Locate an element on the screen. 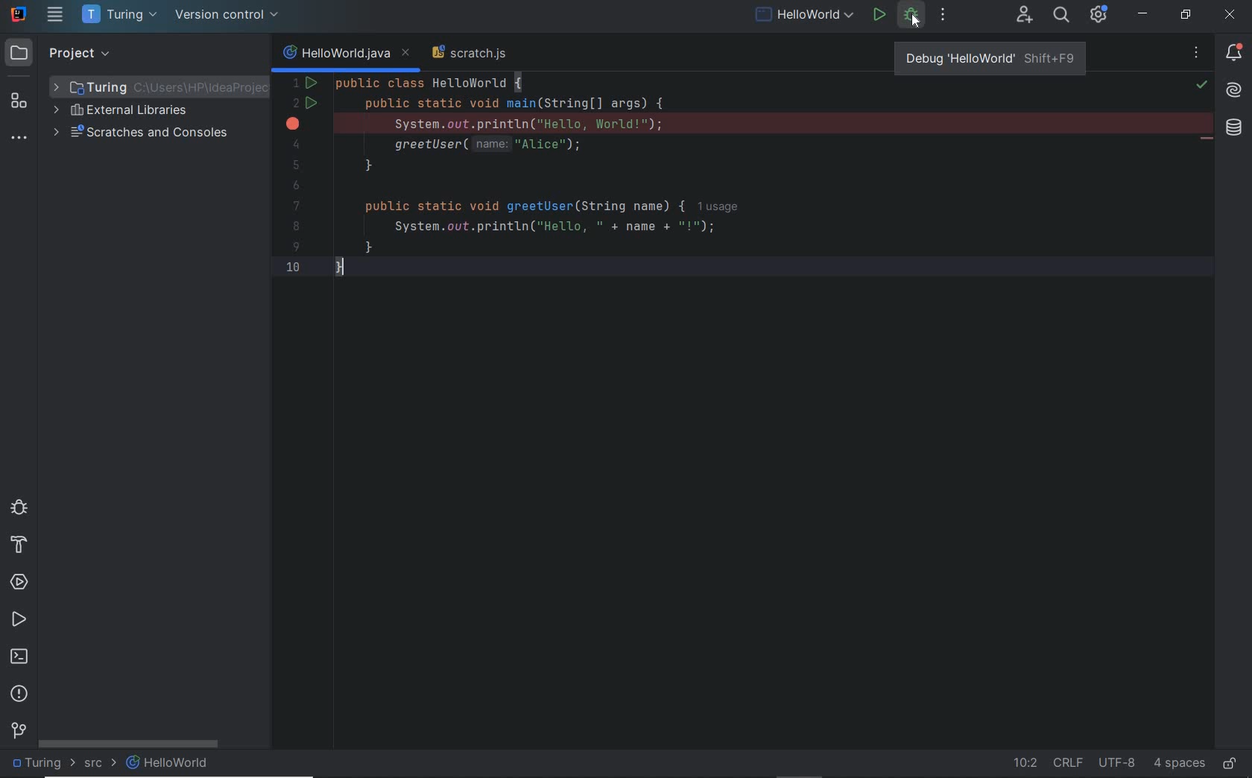  code with me is located at coordinates (1023, 15).